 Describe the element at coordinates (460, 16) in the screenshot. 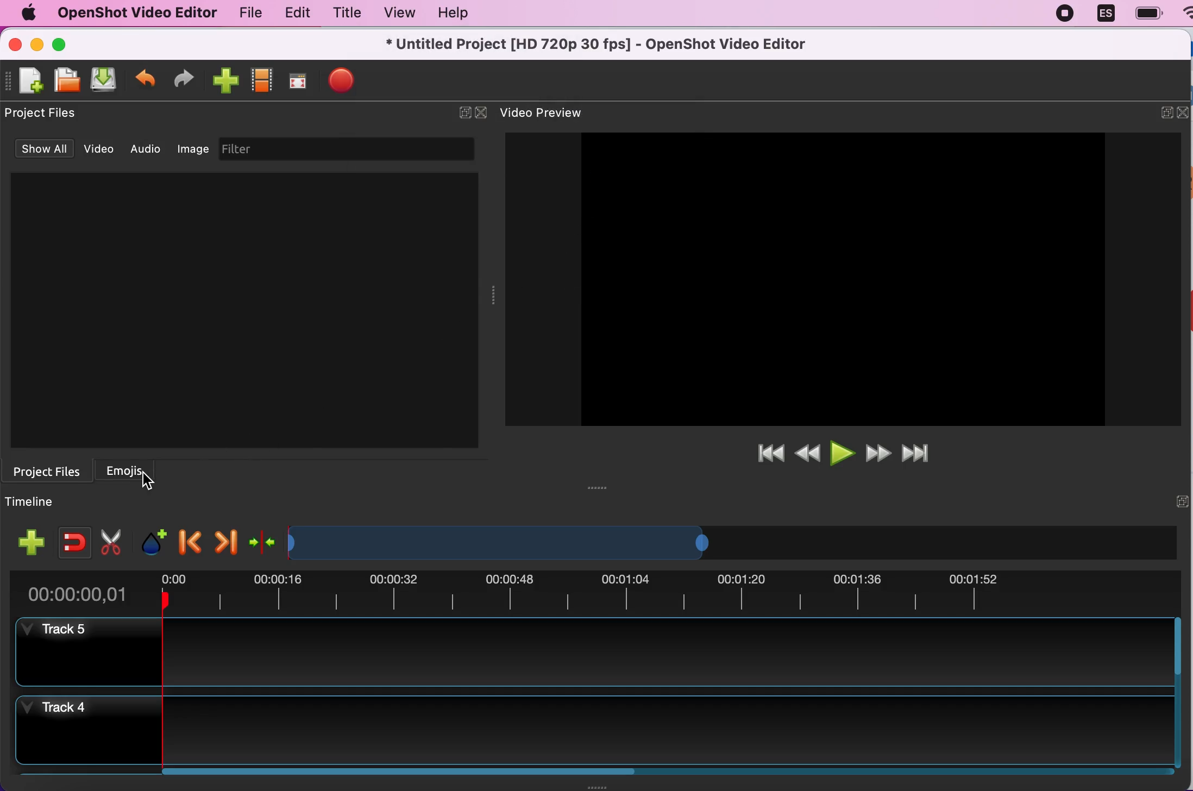

I see `help` at that location.